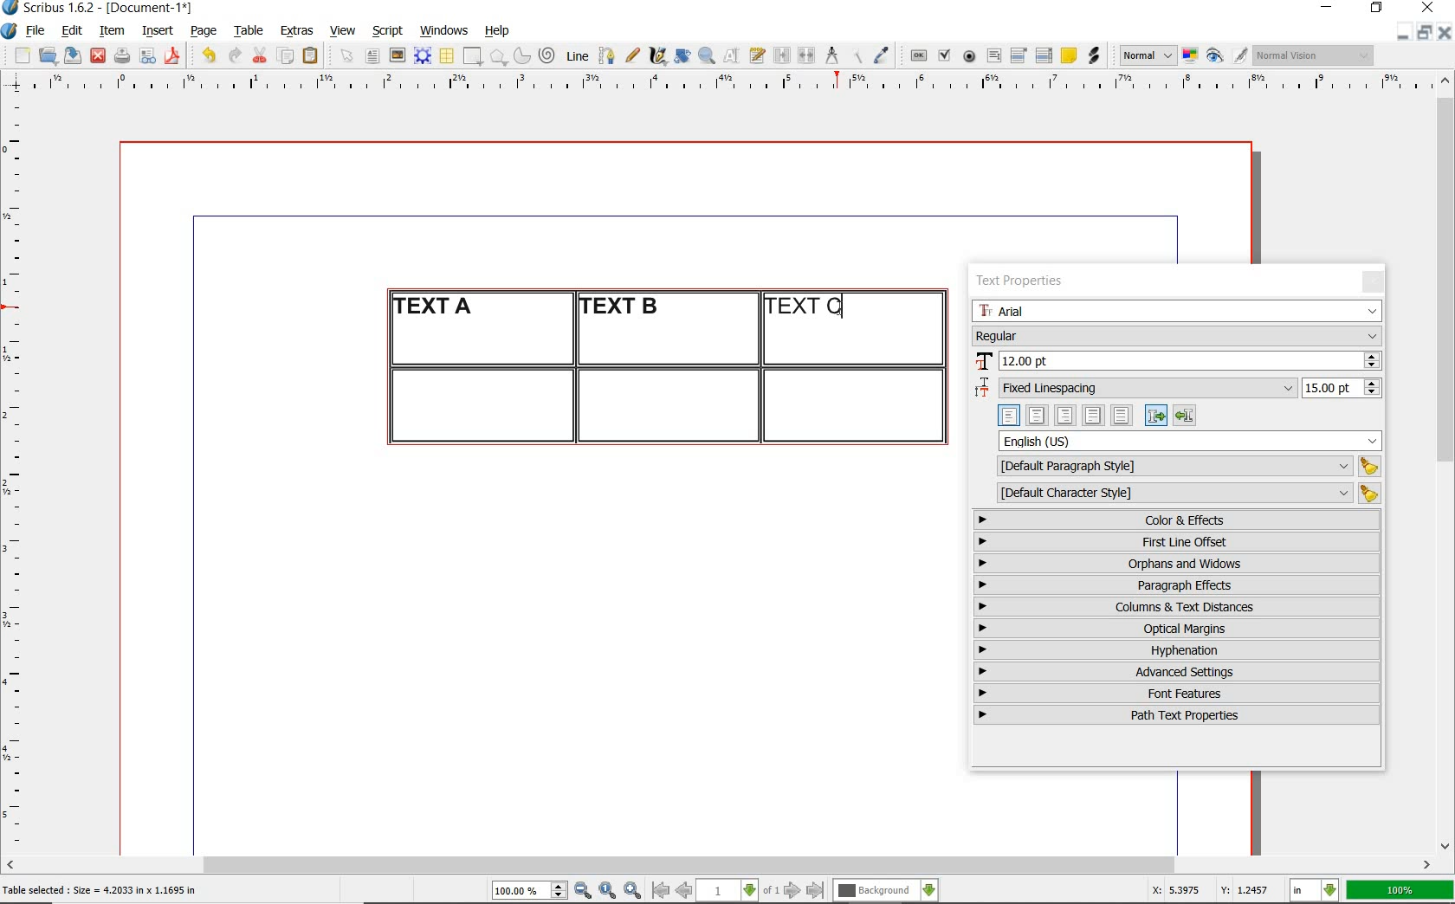 The width and height of the screenshot is (1455, 904). What do you see at coordinates (1185, 467) in the screenshot?
I see `default paragraph style` at bounding box center [1185, 467].